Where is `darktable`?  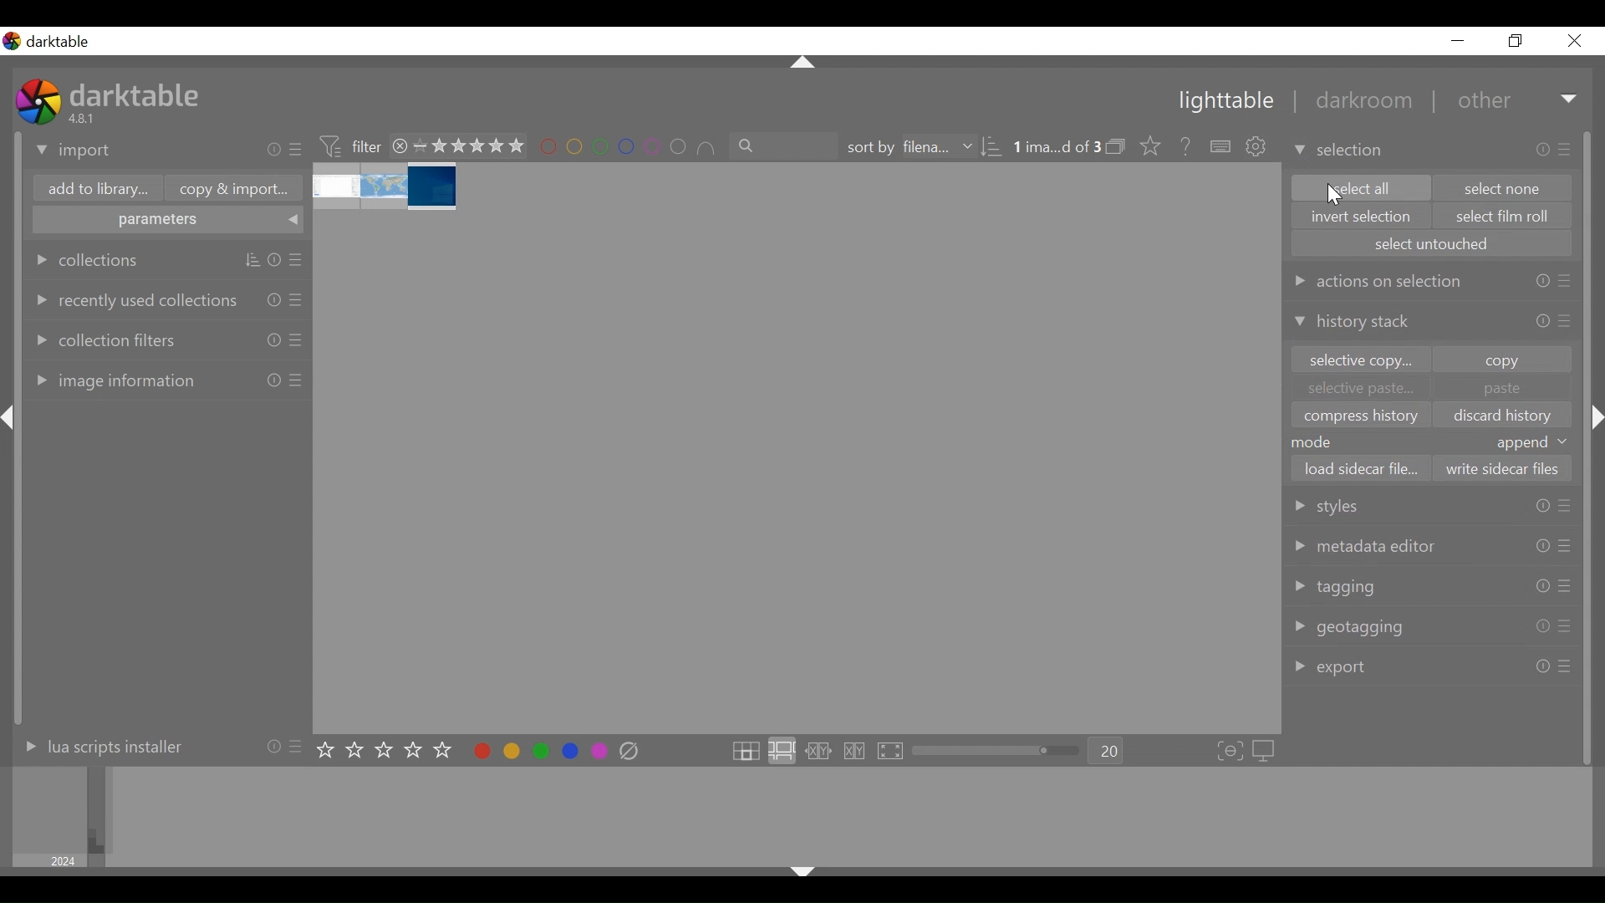 darktable is located at coordinates (138, 94).